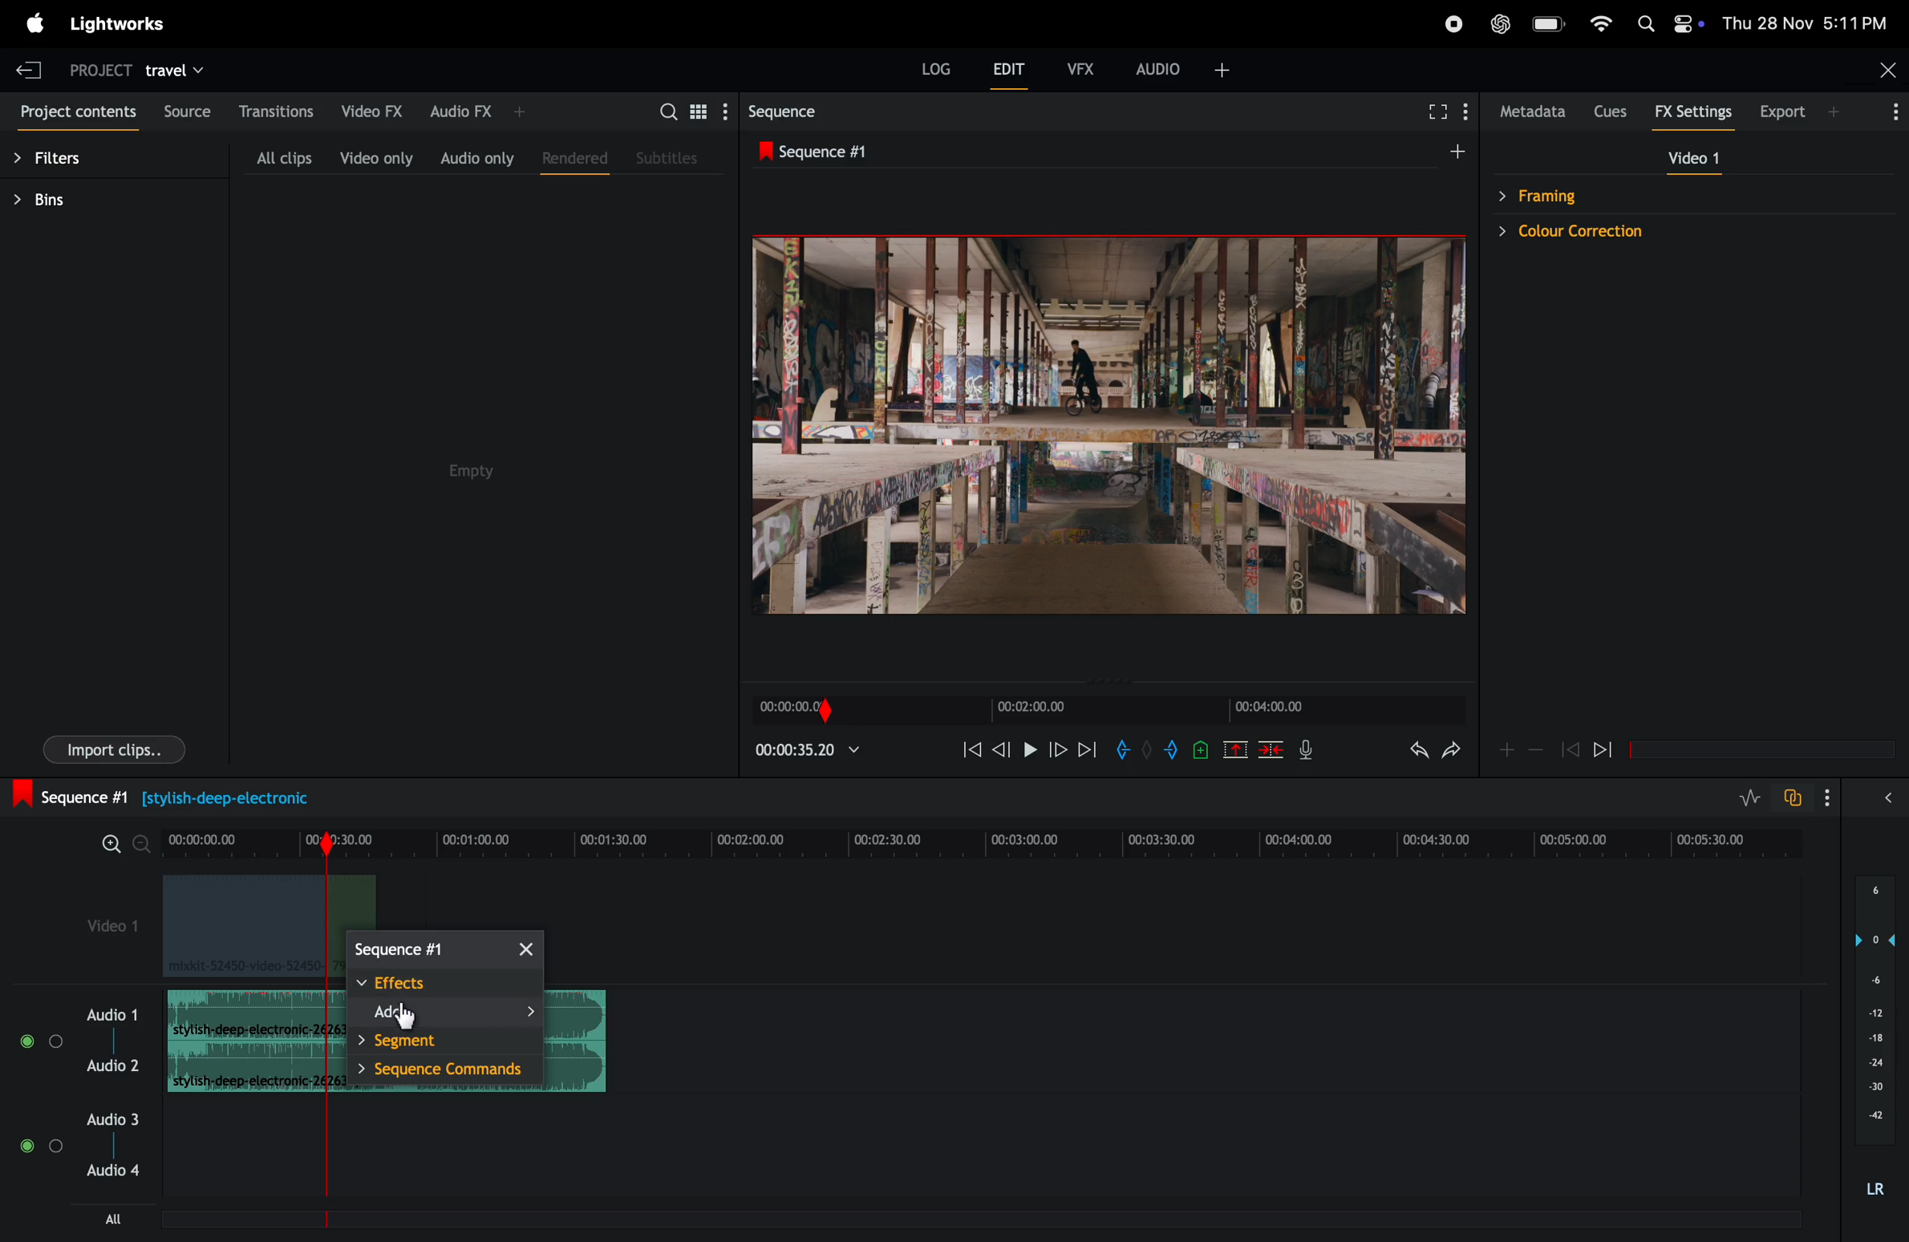 This screenshot has height=1242, width=1909. Describe the element at coordinates (801, 111) in the screenshot. I see `sequence` at that location.